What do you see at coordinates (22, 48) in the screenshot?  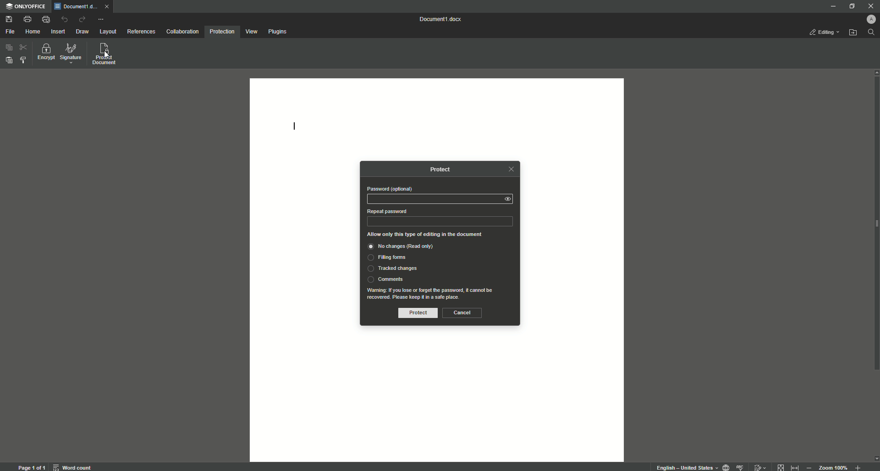 I see `Cut` at bounding box center [22, 48].